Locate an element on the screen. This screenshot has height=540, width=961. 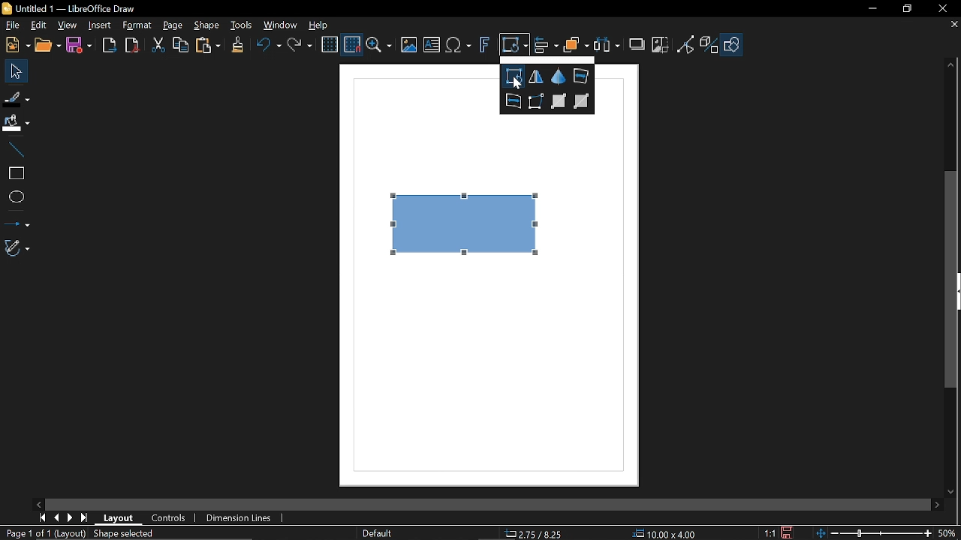
Cursor is located at coordinates (518, 83).